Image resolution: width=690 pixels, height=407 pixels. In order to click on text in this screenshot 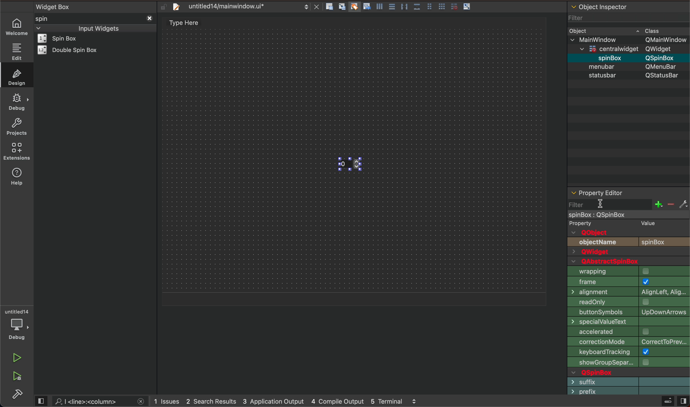, I will do `click(646, 223)`.